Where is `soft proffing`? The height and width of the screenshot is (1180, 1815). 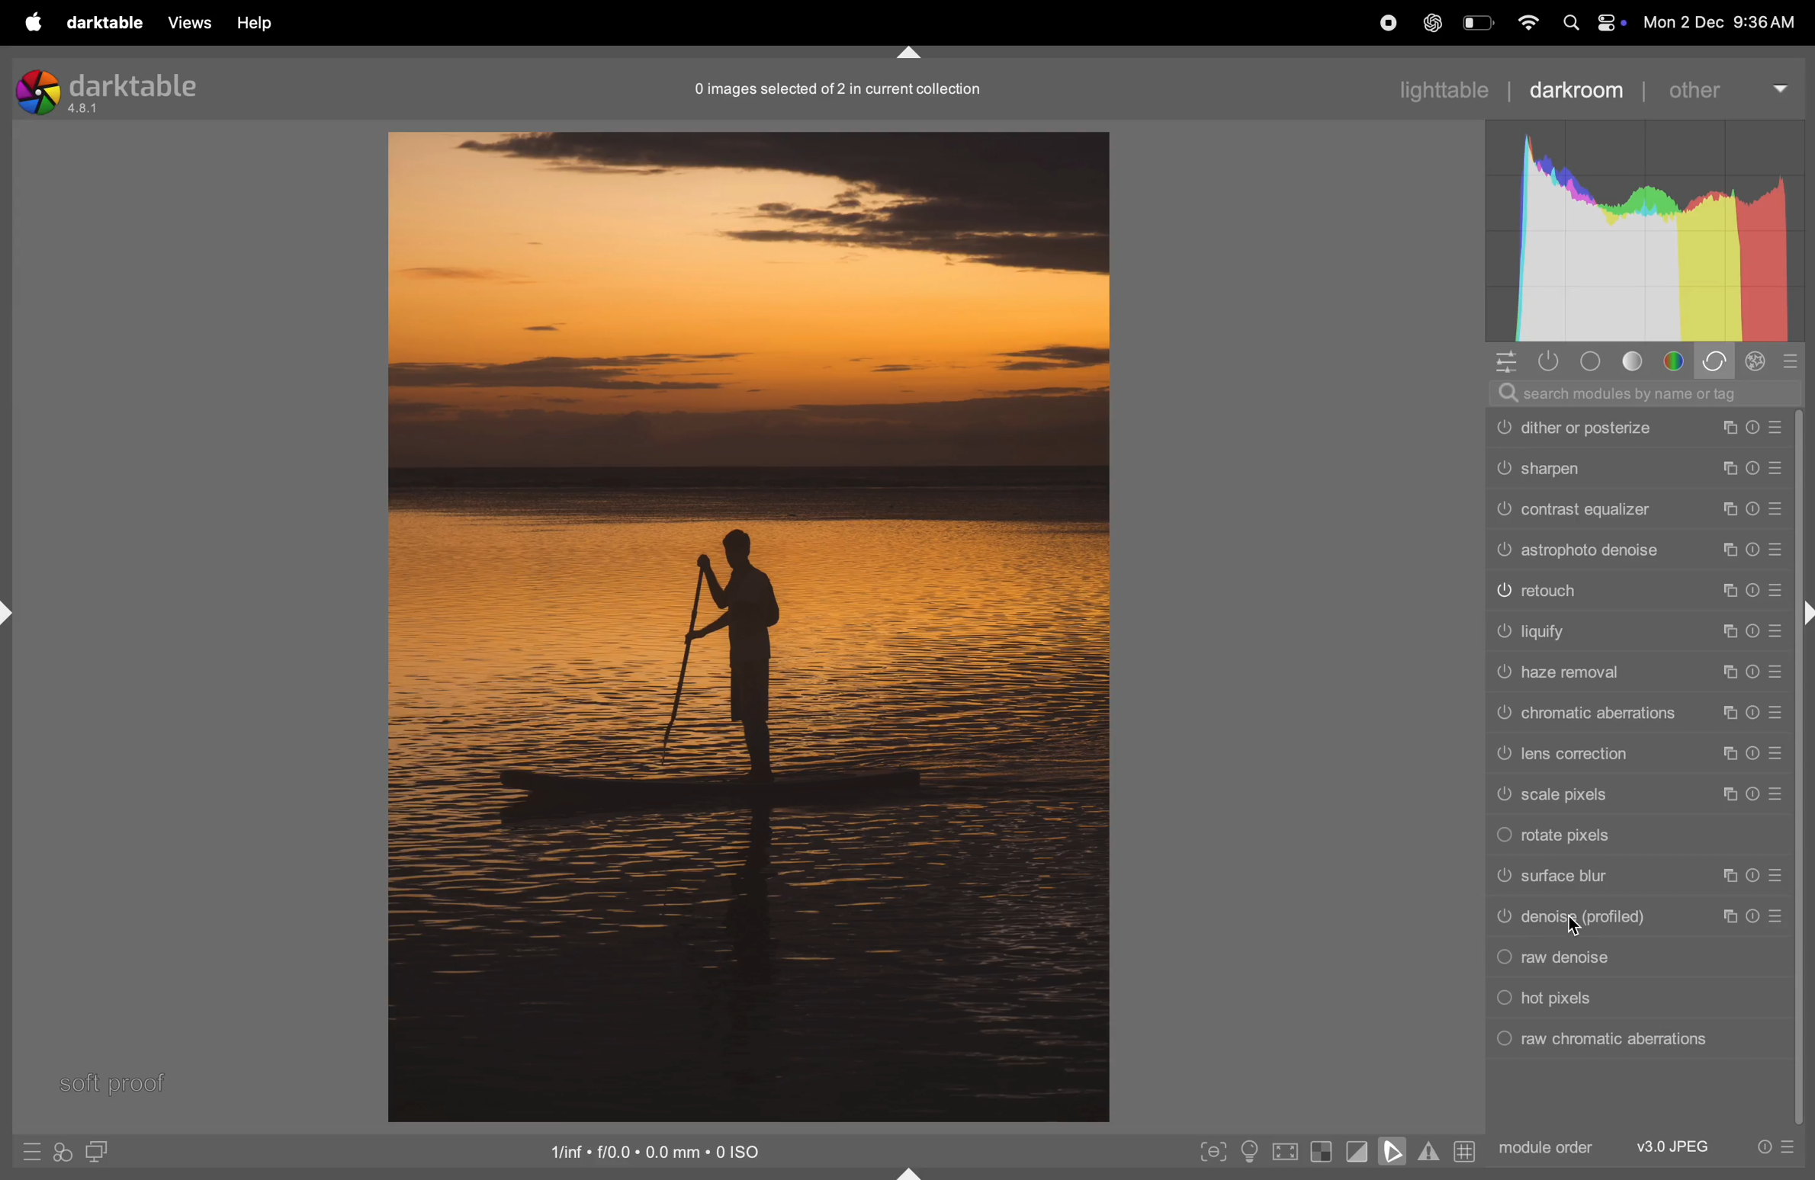
soft proffing is located at coordinates (113, 1081).